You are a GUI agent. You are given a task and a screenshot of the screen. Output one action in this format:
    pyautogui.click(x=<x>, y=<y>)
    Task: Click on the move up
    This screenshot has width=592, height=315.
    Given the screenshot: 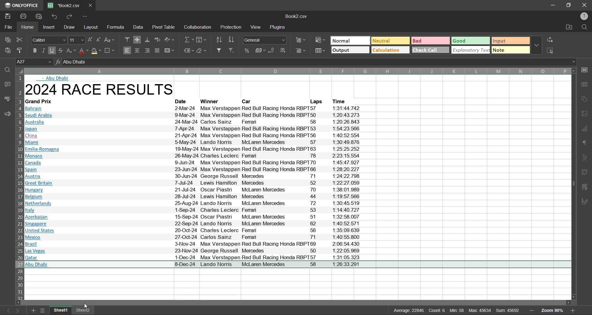 What is the action you would take?
    pyautogui.click(x=573, y=71)
    